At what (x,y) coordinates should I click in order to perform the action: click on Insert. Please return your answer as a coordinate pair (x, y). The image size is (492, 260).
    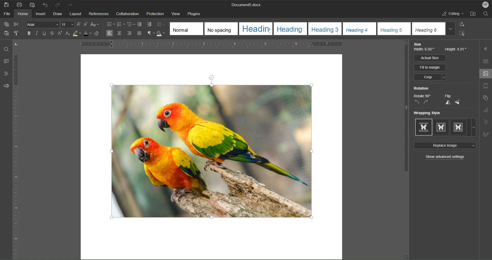
    Looking at the image, I should click on (41, 14).